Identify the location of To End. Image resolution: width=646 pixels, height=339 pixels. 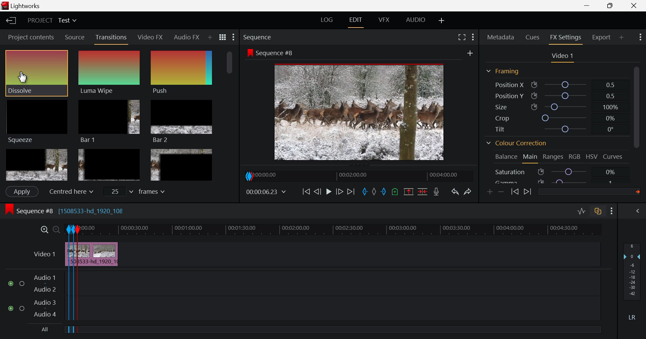
(350, 193).